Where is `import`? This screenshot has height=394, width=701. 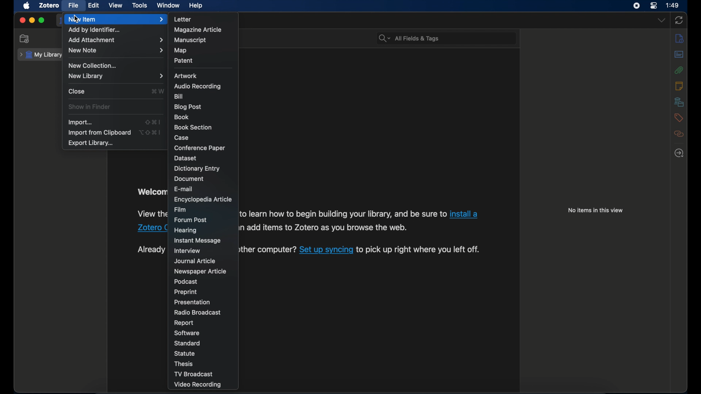 import is located at coordinates (81, 122).